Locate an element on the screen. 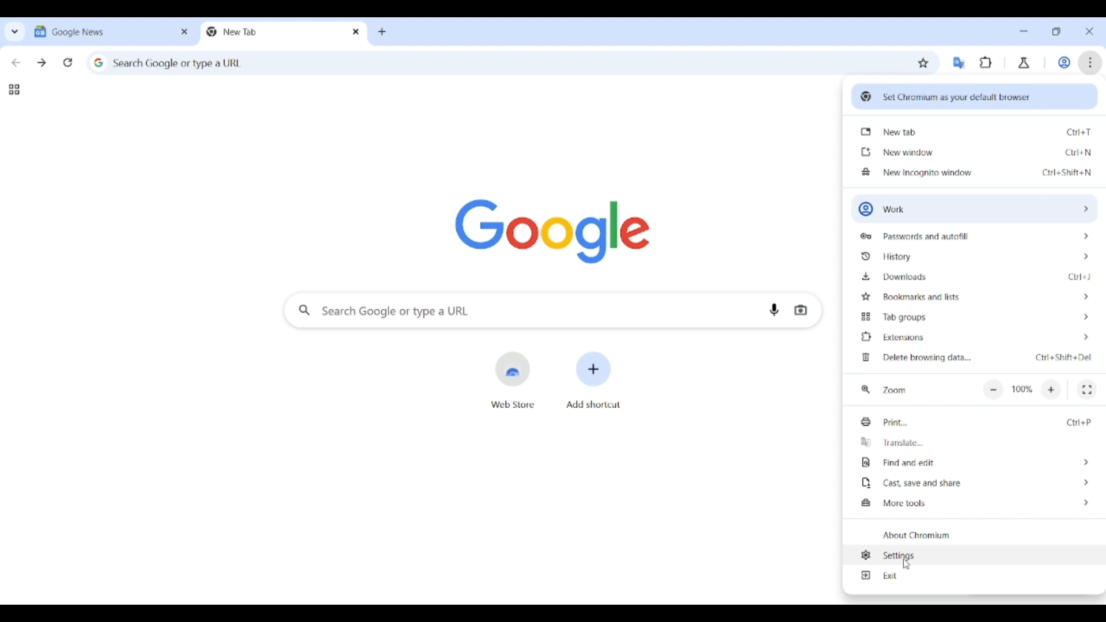  Zoom out is located at coordinates (993, 390).